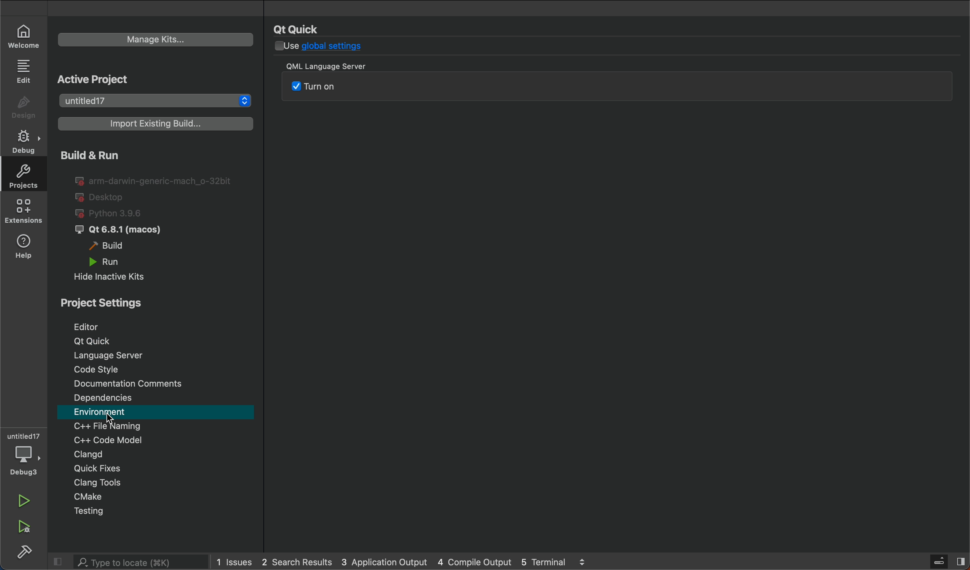 This screenshot has height=570, width=970. What do you see at coordinates (25, 248) in the screenshot?
I see `help` at bounding box center [25, 248].